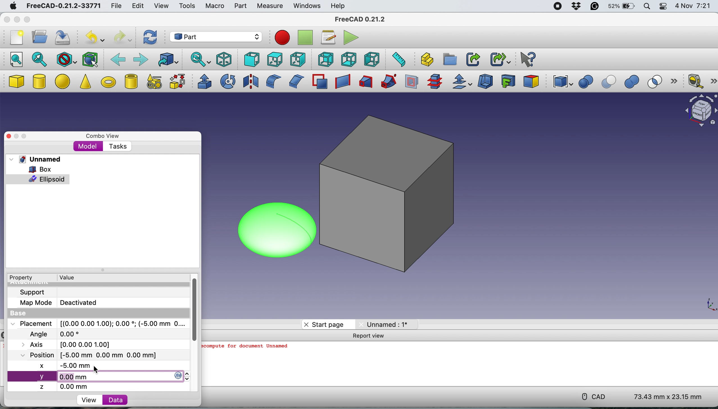 Image resolution: width=718 pixels, height=409 pixels. Describe the element at coordinates (123, 37) in the screenshot. I see `redo` at that location.